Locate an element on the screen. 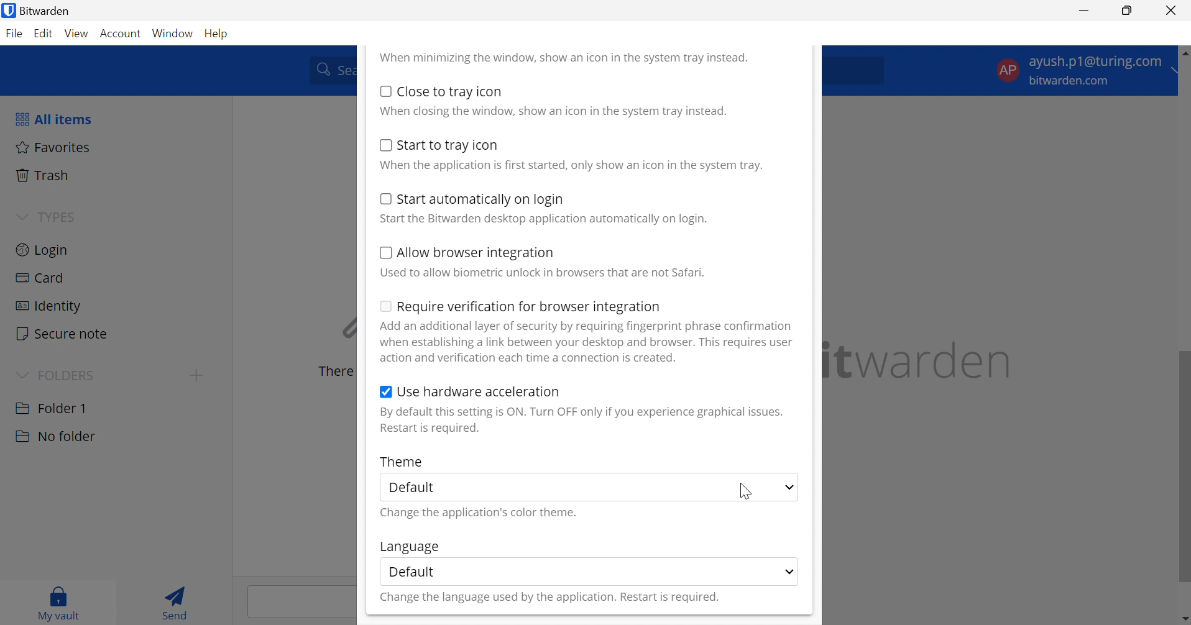 The image size is (1191, 625). Start to tray icon is located at coordinates (449, 145).